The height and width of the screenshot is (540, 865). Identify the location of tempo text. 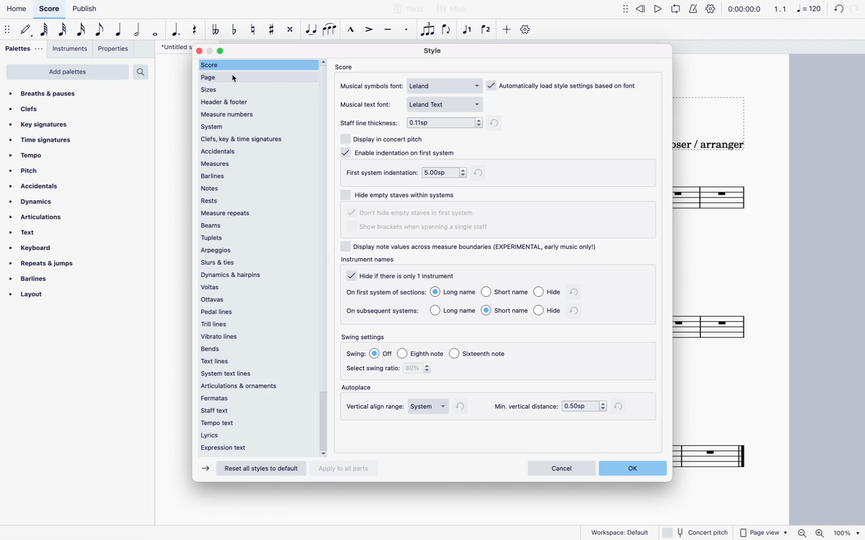
(249, 422).